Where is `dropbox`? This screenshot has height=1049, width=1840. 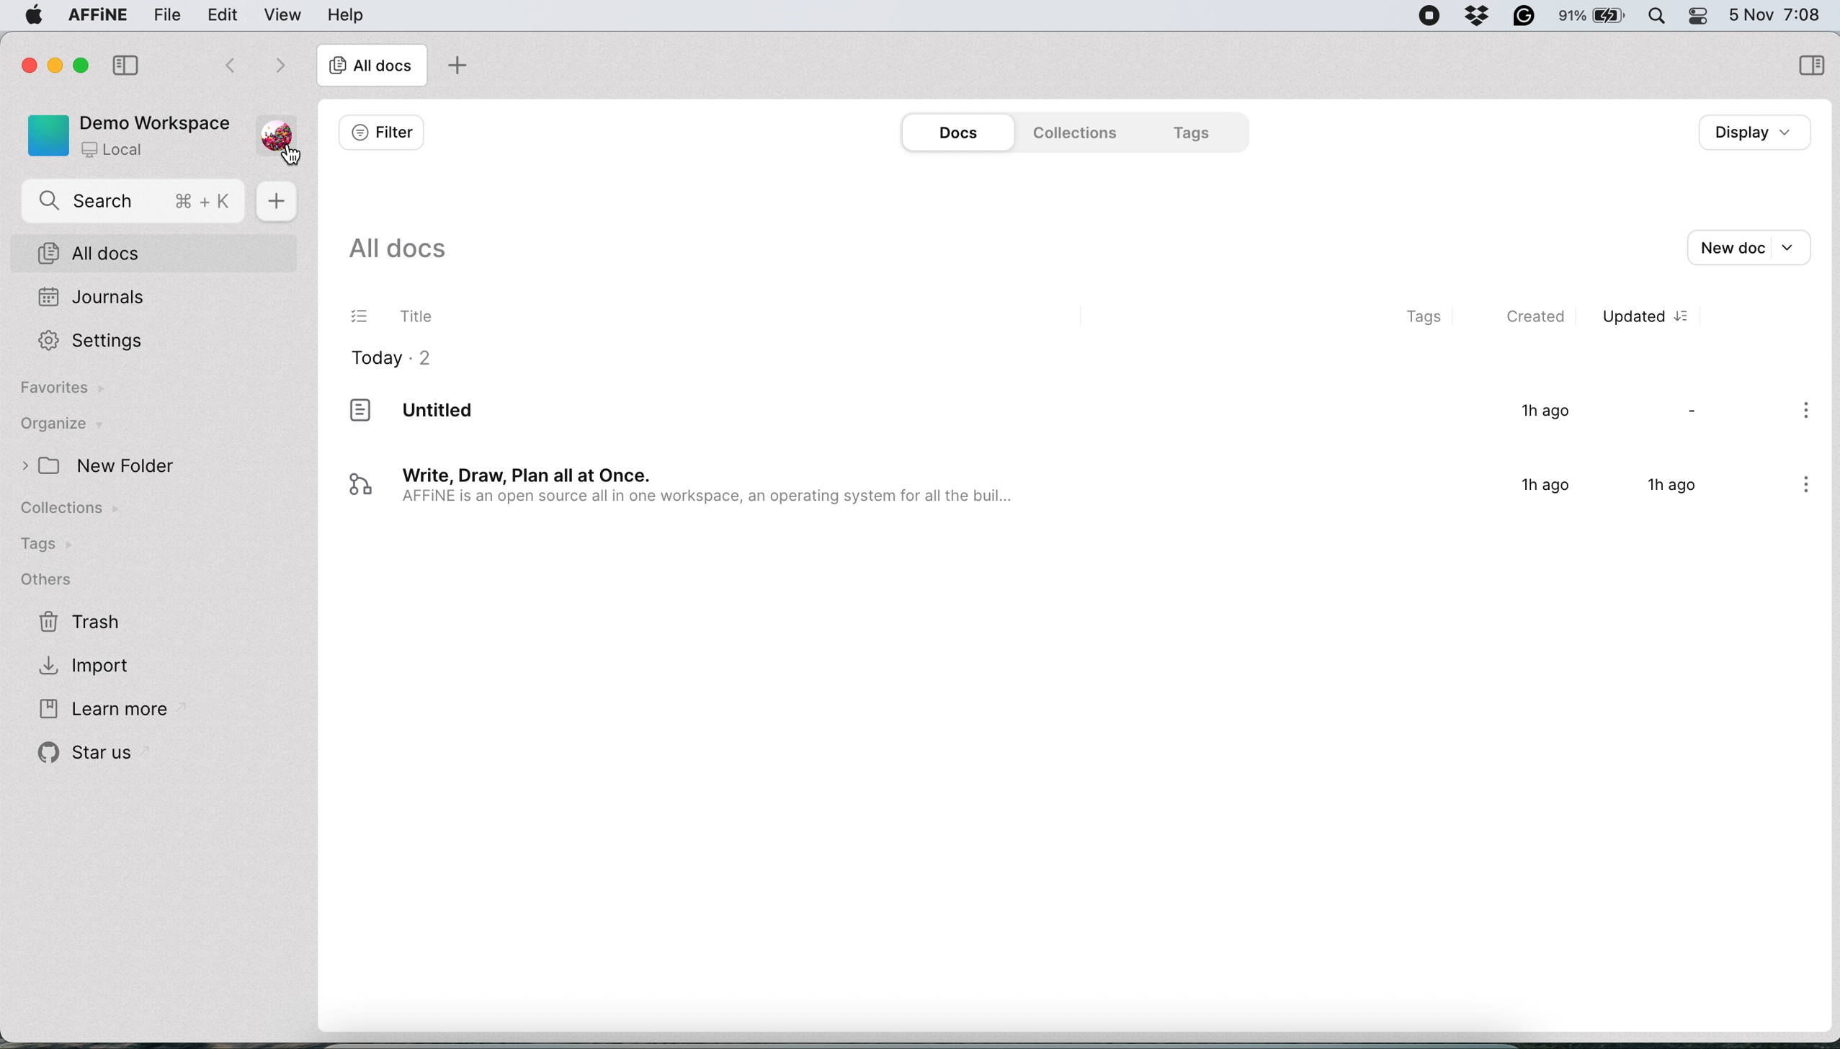 dropbox is located at coordinates (1478, 18).